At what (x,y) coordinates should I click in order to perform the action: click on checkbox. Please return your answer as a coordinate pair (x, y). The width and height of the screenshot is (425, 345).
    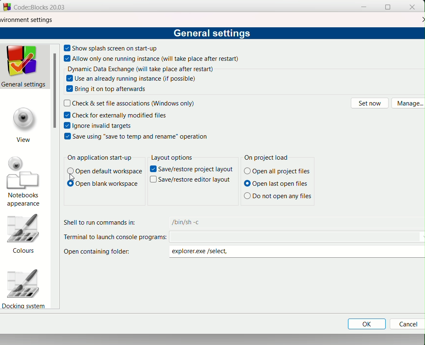
    Looking at the image, I should click on (70, 78).